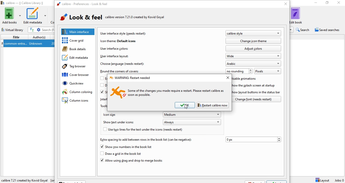  I want to click on medium, so click(192, 114).